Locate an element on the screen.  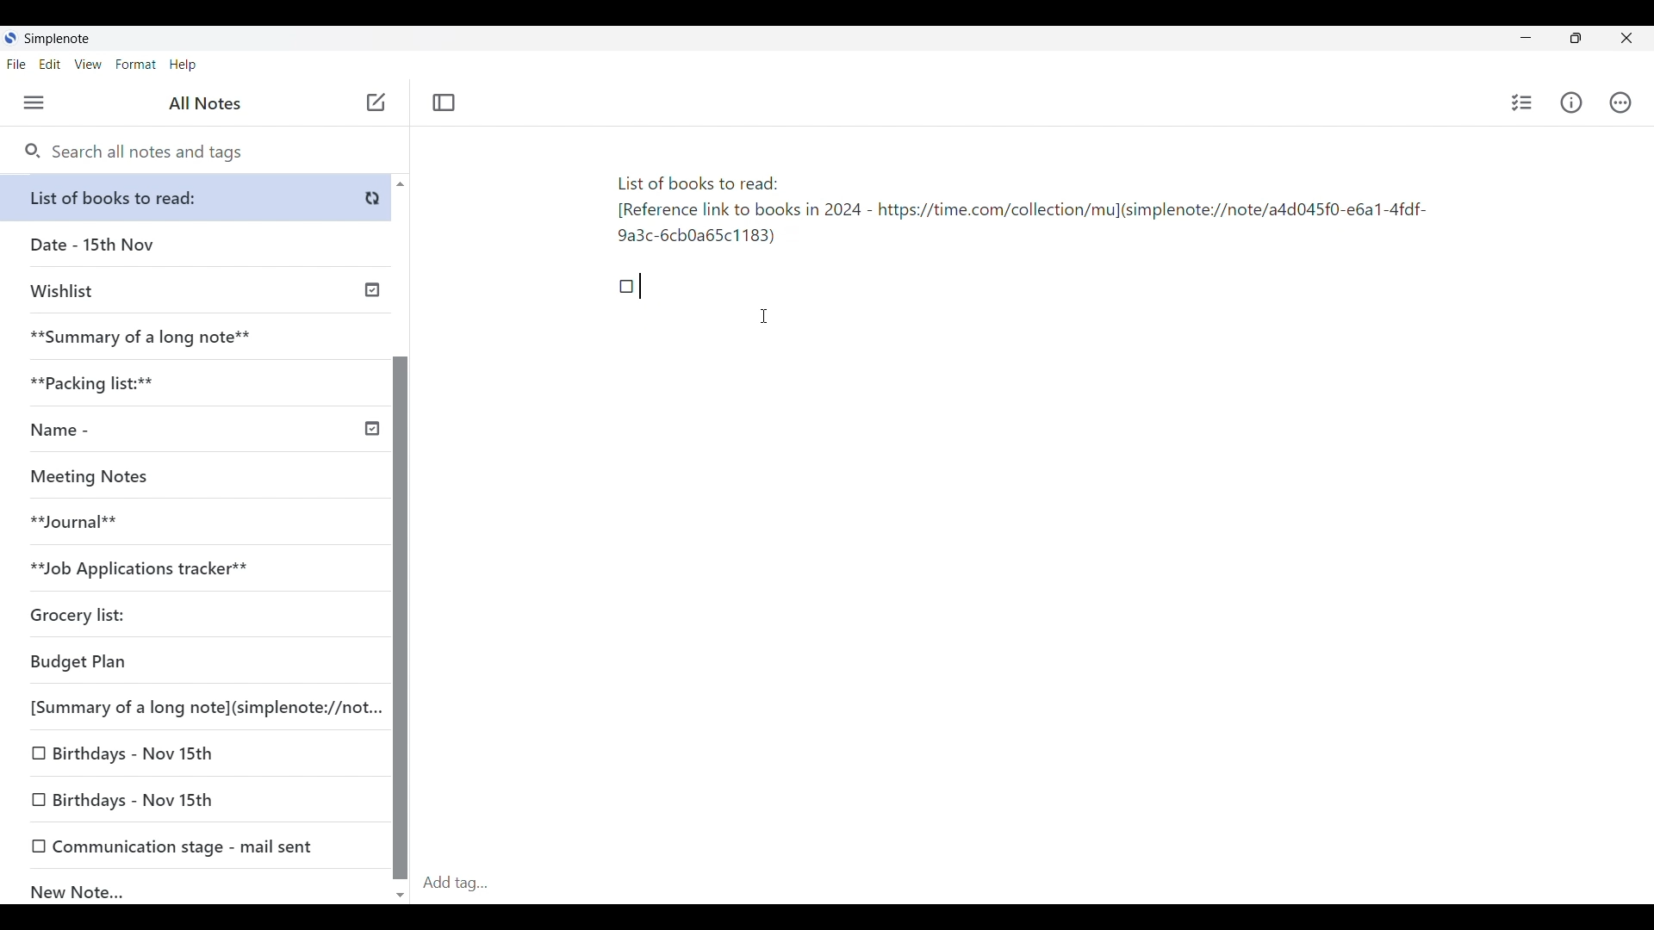
Minimize is located at coordinates (1522, 36).